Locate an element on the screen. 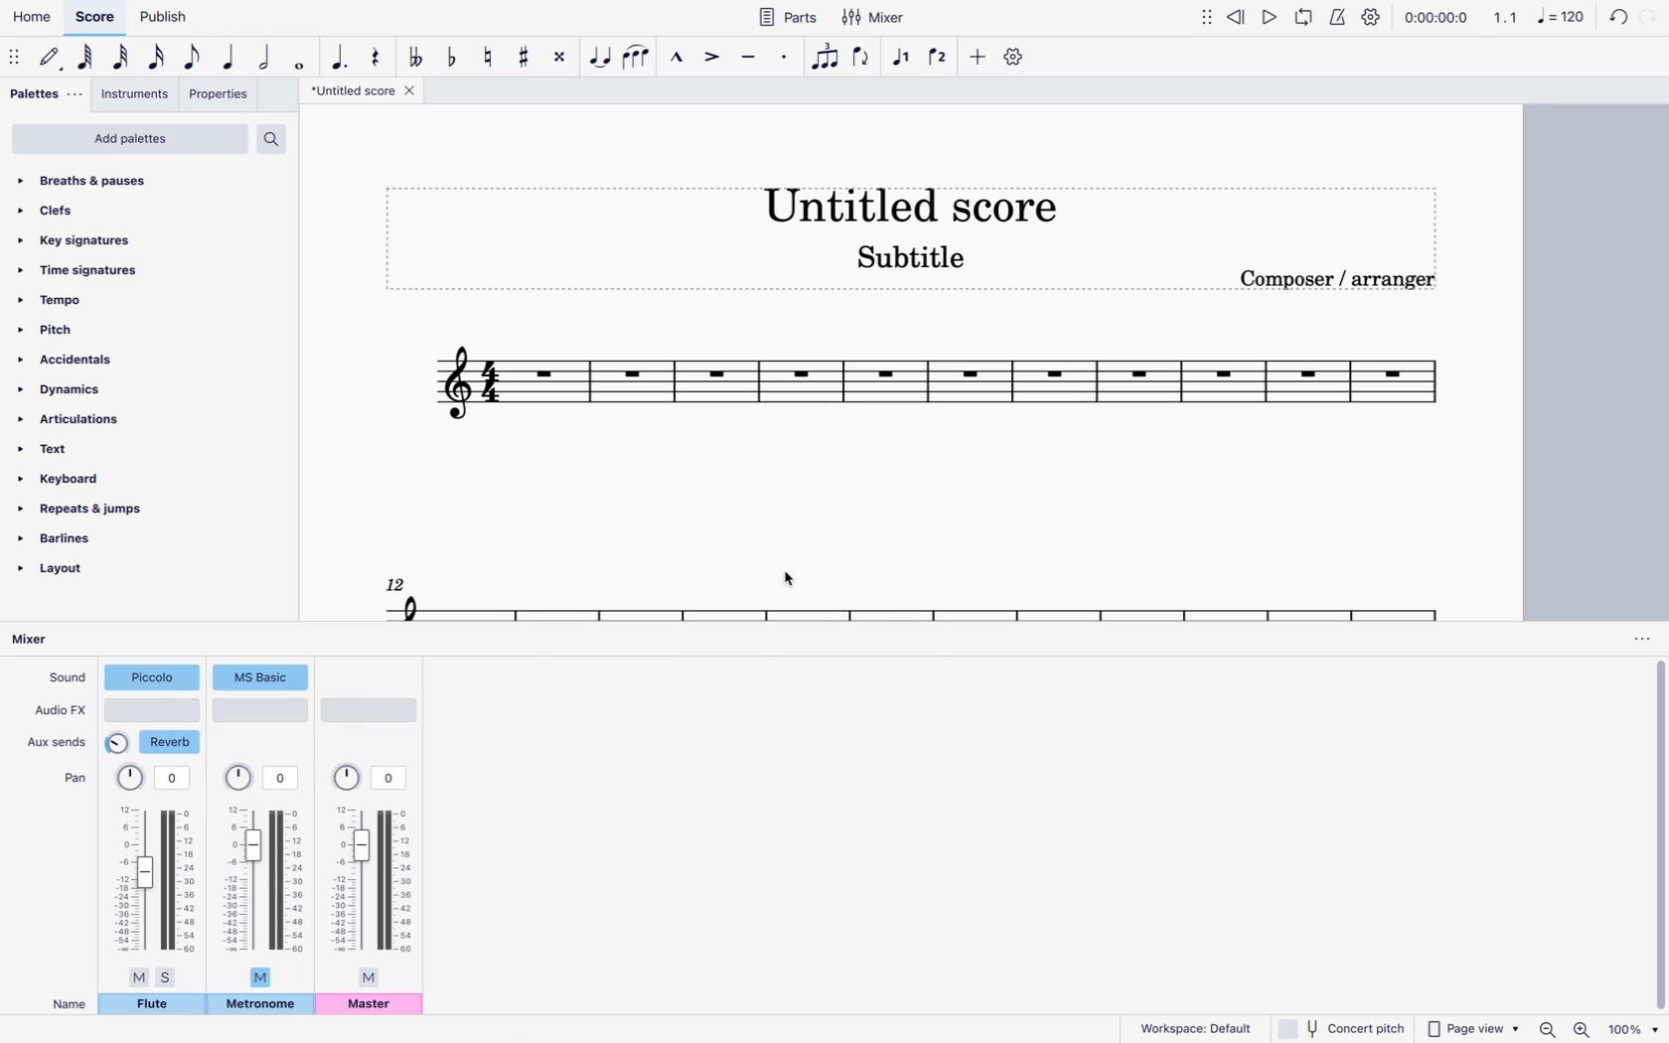 Image resolution: width=1669 pixels, height=1043 pixels. toggle double flat is located at coordinates (415, 57).